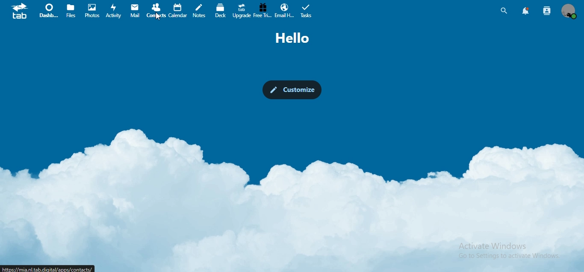 The image size is (584, 272). Describe the element at coordinates (262, 10) in the screenshot. I see `free trial` at that location.